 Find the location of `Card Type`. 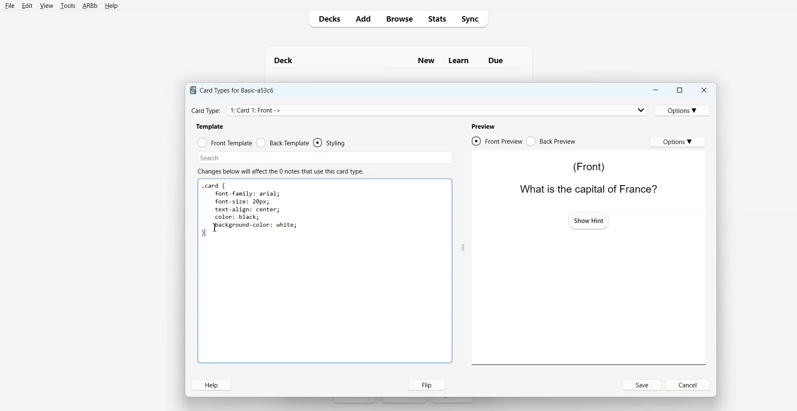

Card Type is located at coordinates (420, 110).